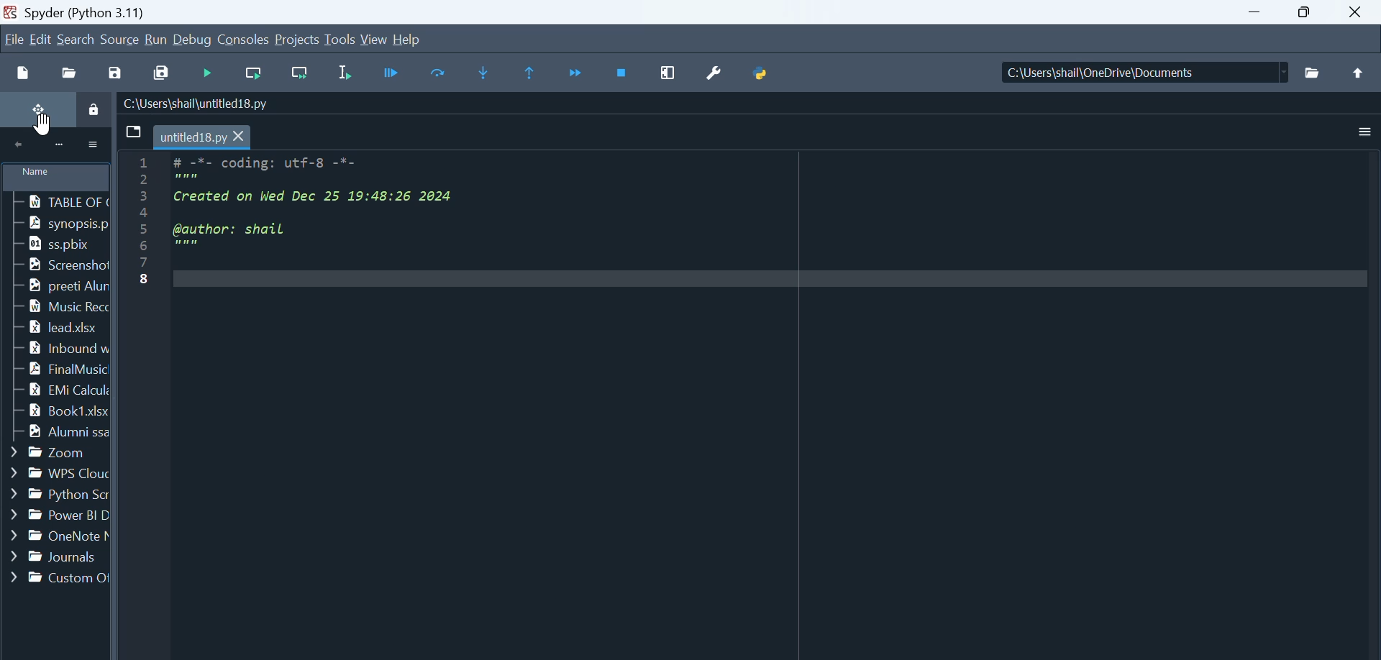  Describe the element at coordinates (18, 147) in the screenshot. I see `icon ` at that location.